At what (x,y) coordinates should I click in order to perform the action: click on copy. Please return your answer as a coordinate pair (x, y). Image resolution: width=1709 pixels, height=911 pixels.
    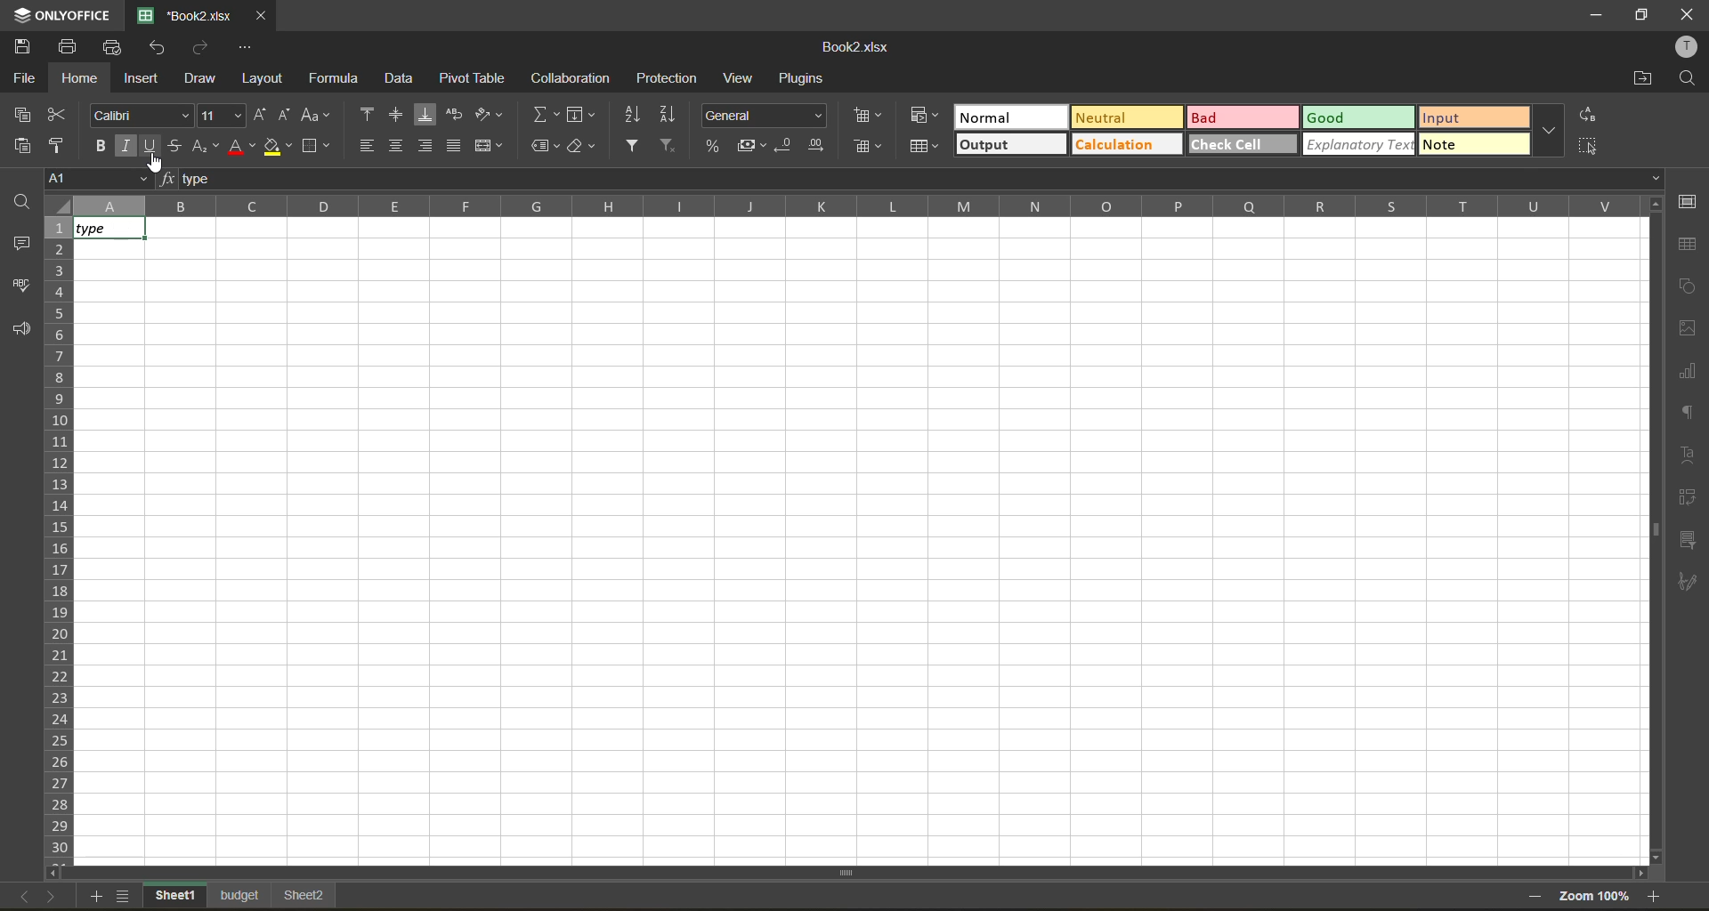
    Looking at the image, I should click on (31, 116).